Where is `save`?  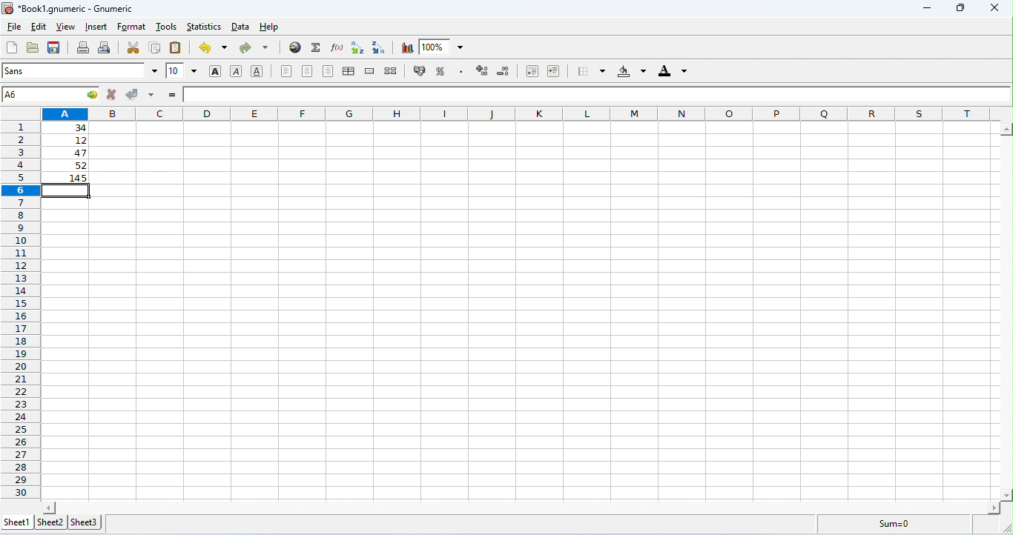
save is located at coordinates (54, 47).